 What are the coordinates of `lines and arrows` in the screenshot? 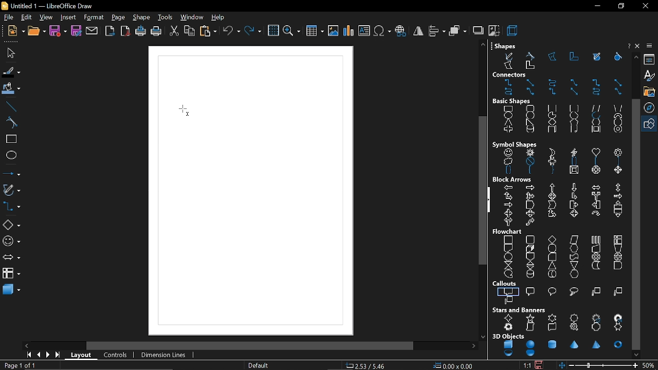 It's located at (10, 172).